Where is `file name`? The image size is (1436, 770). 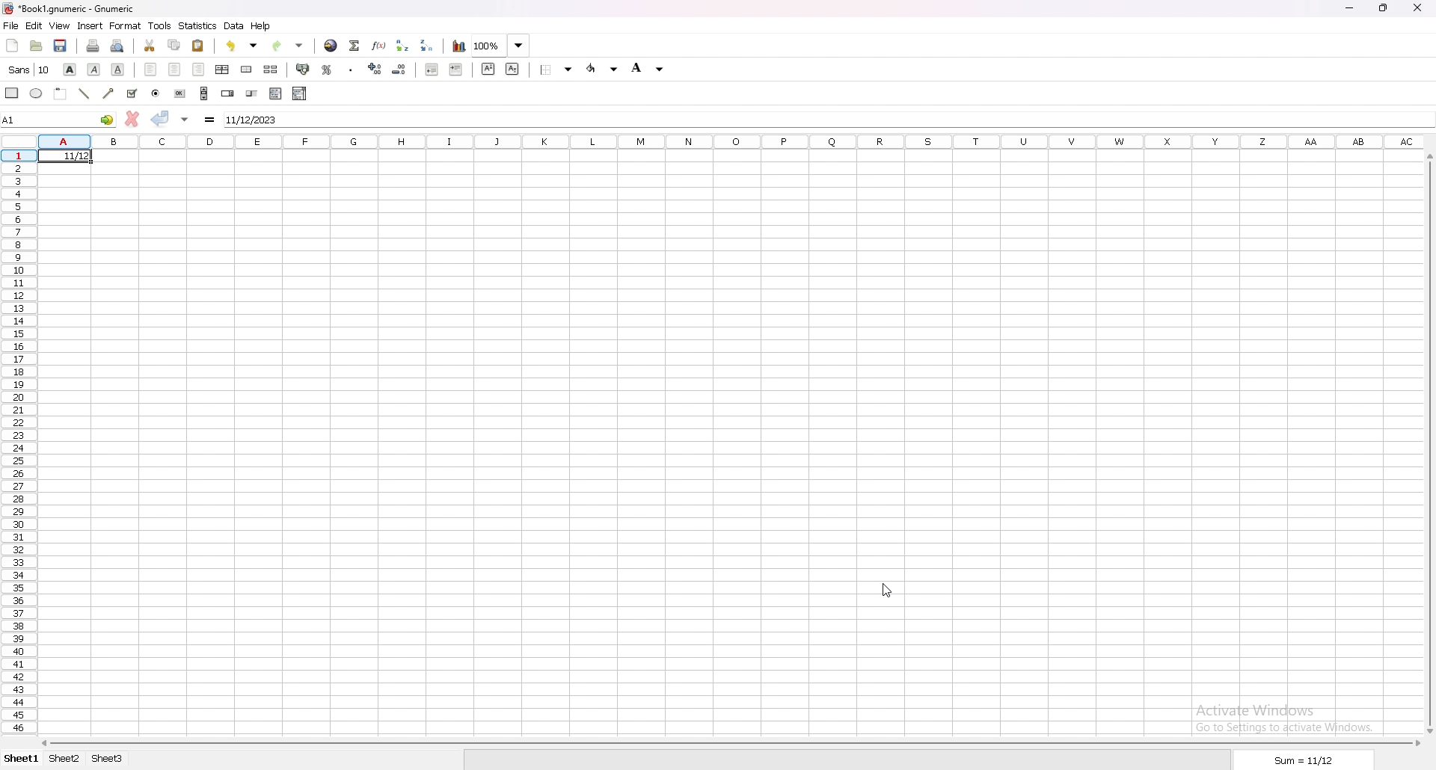 file name is located at coordinates (70, 10).